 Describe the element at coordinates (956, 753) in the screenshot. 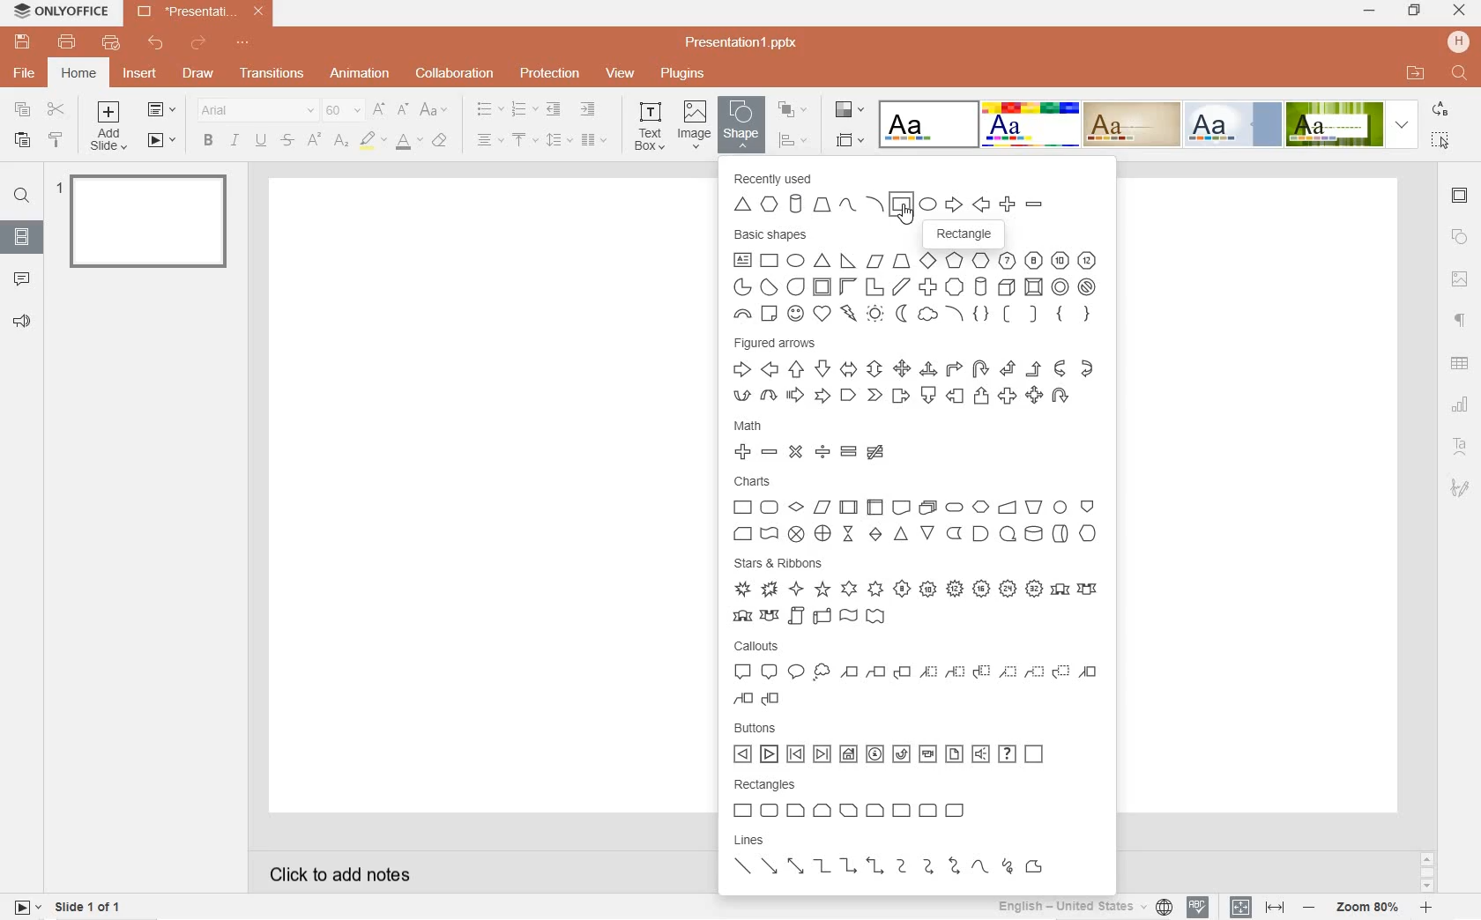

I see `Document button` at that location.